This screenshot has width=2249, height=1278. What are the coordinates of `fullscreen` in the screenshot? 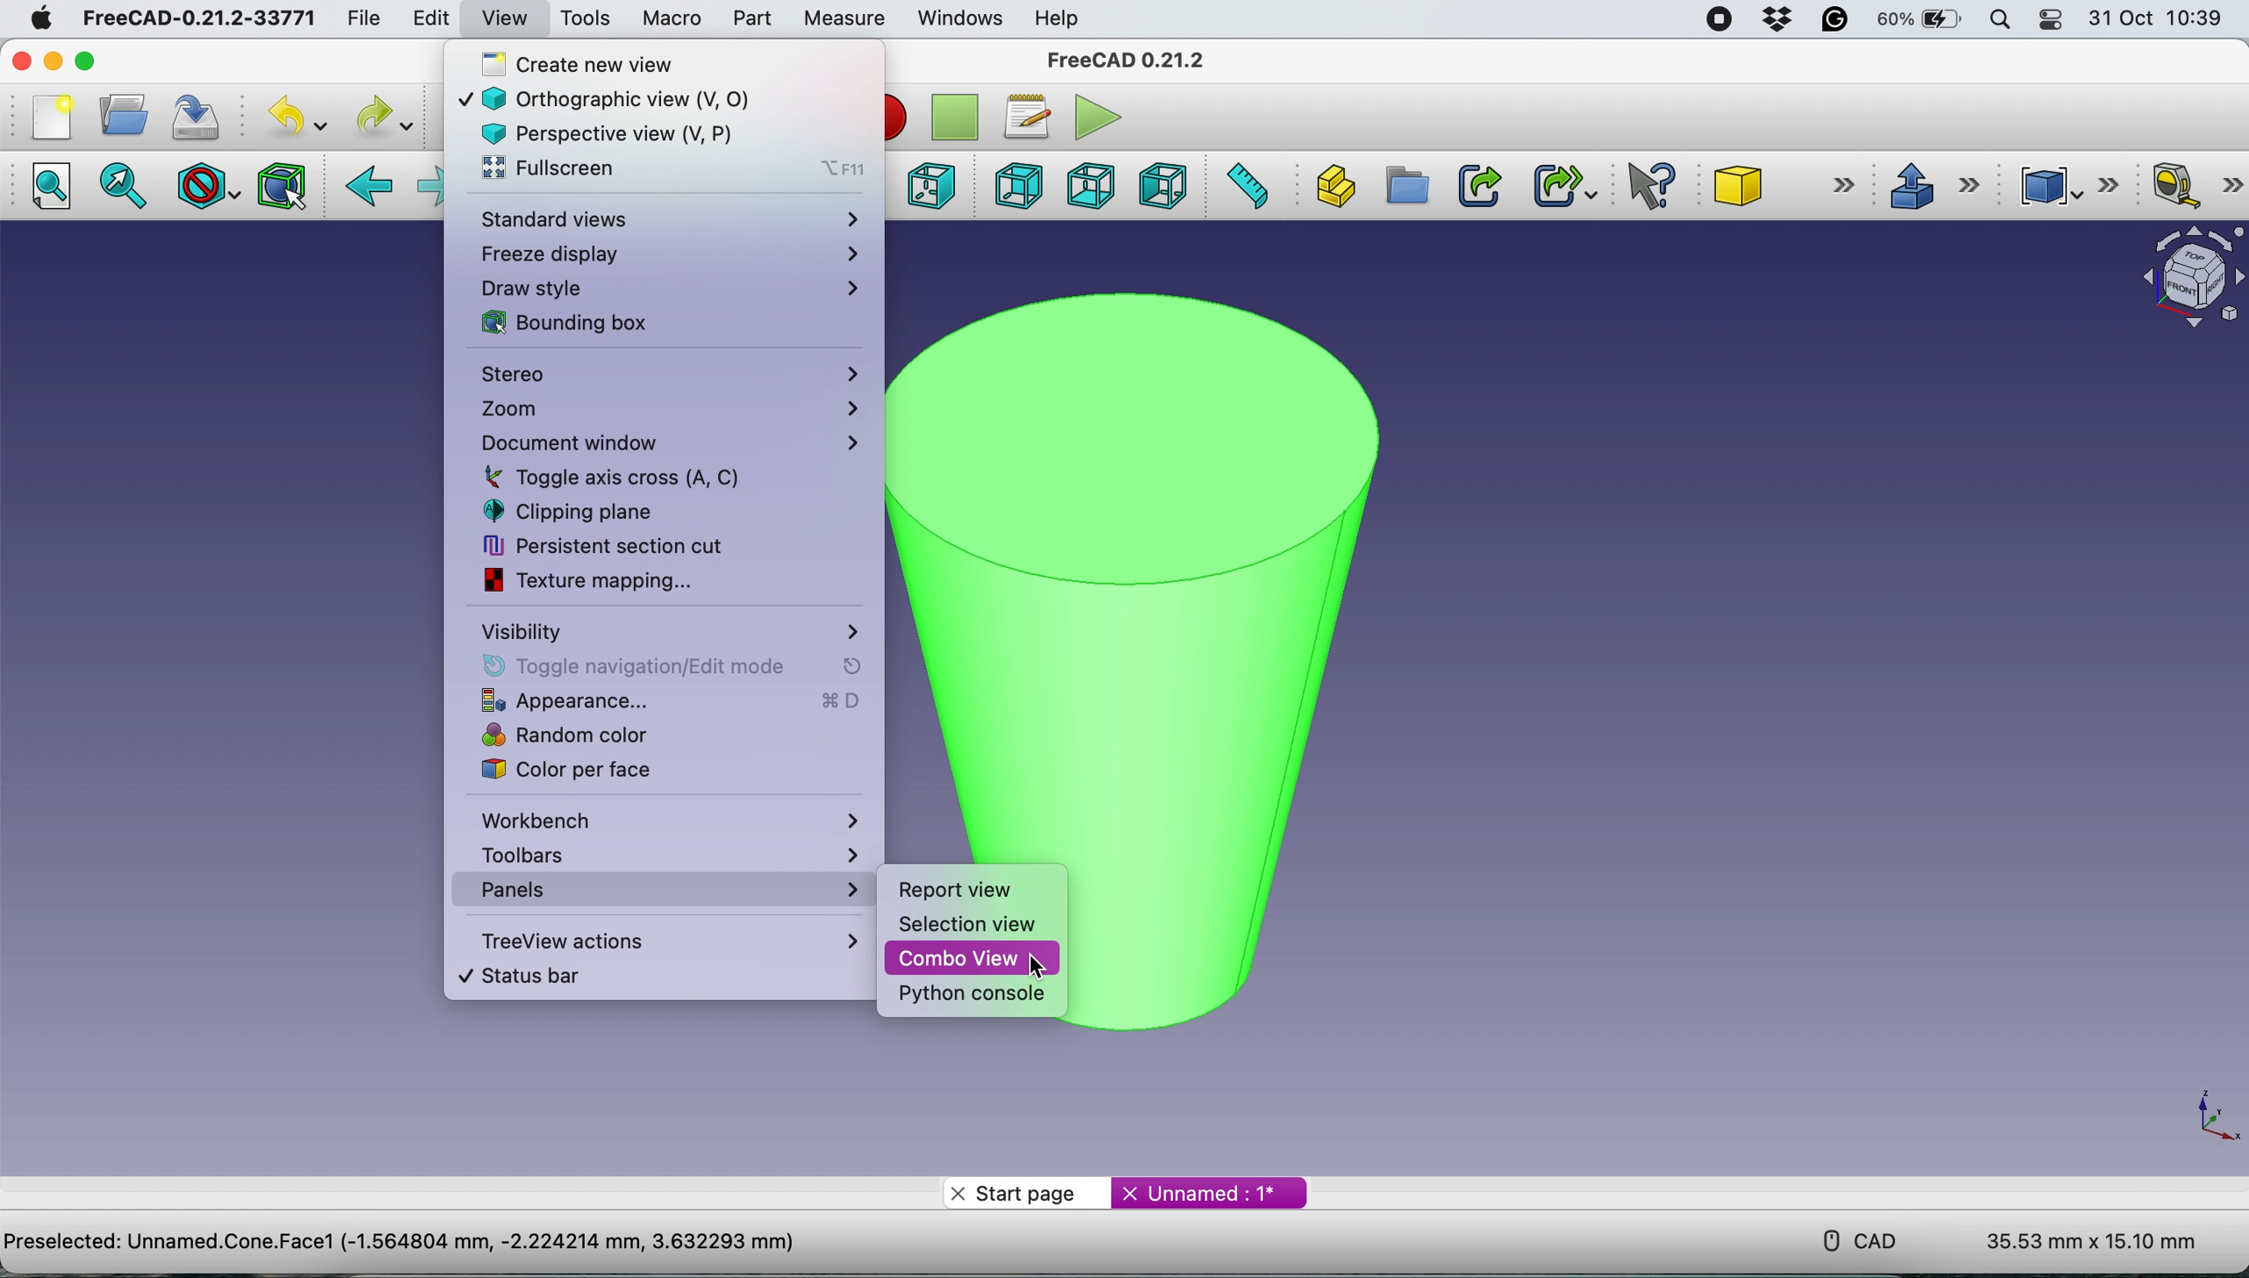 It's located at (669, 169).